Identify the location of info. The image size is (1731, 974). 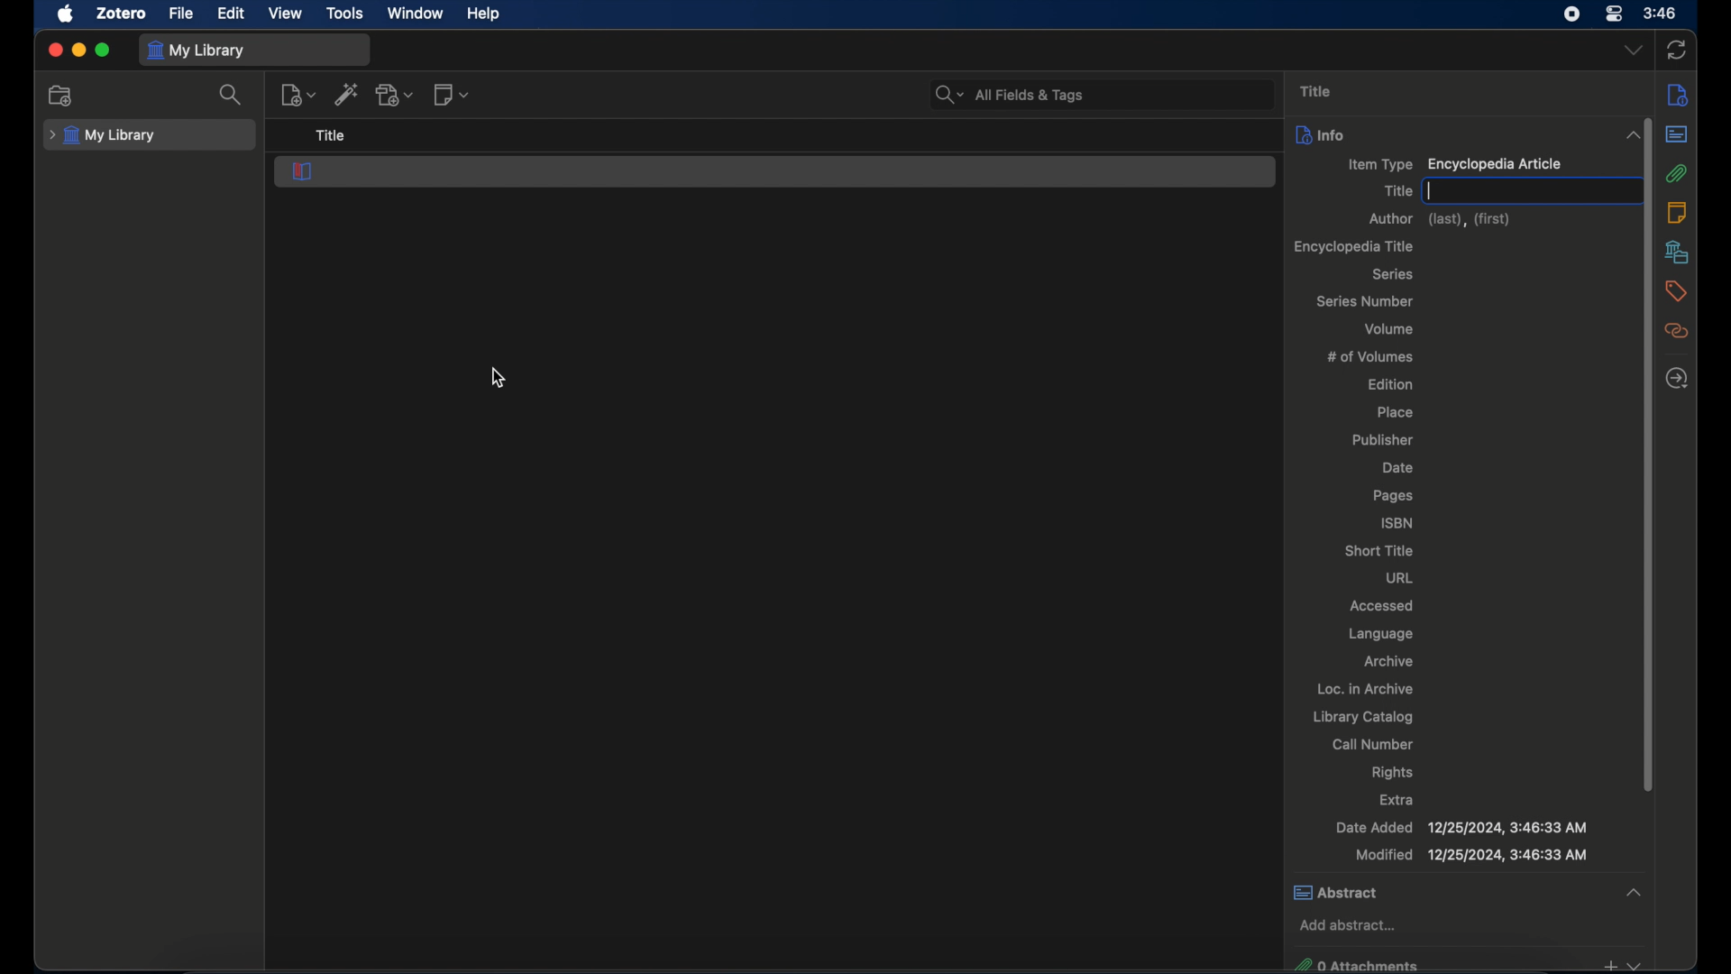
(1676, 94).